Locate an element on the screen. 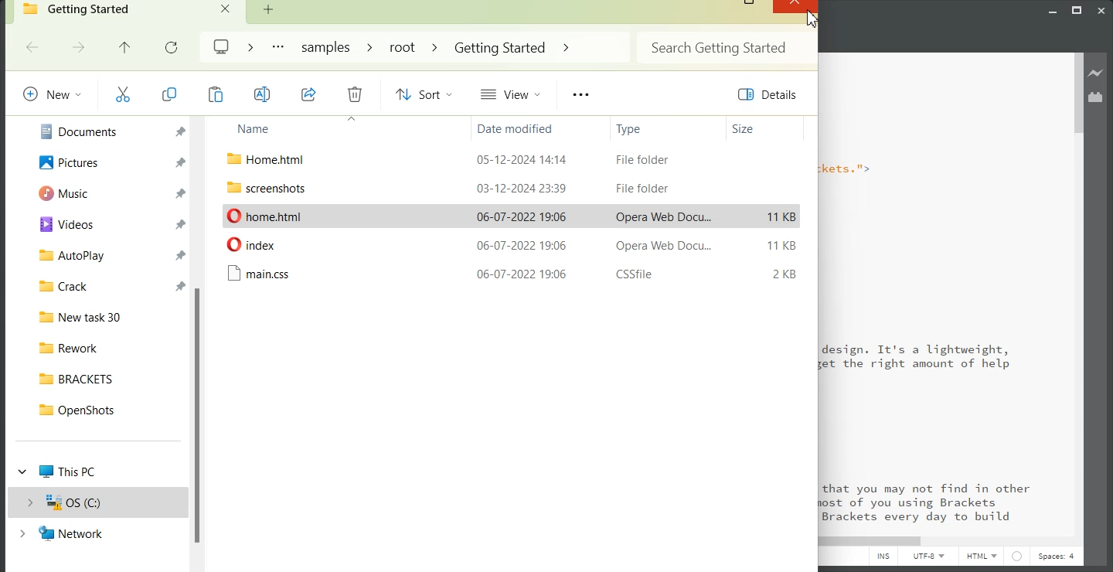  This PC  is located at coordinates (98, 472).